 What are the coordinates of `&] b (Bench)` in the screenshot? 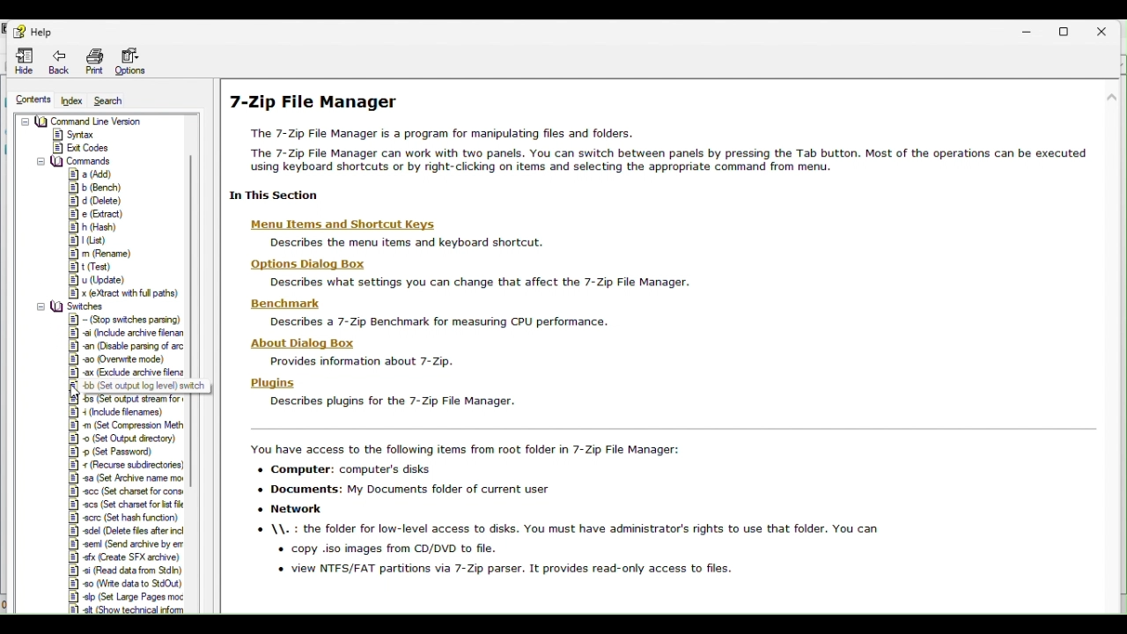 It's located at (95, 188).